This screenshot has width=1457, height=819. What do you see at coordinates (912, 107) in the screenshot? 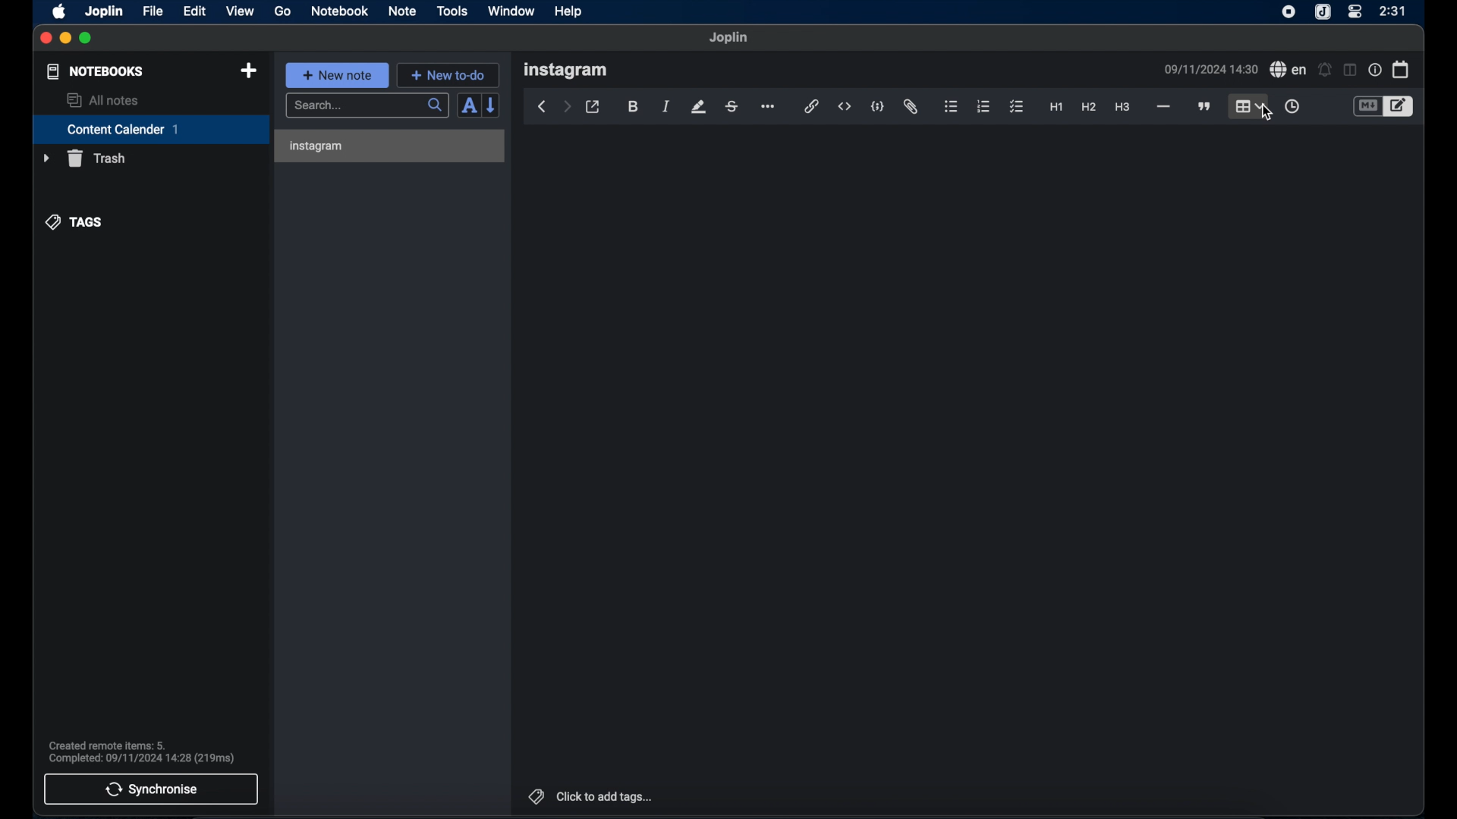
I see `attach file` at bounding box center [912, 107].